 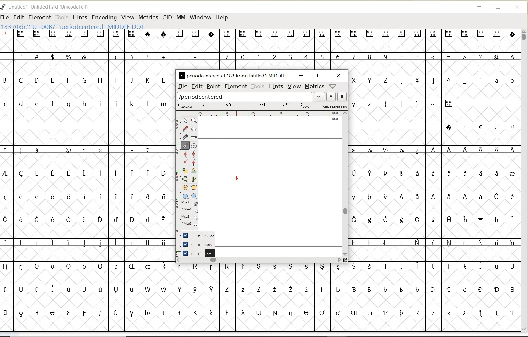 What do you see at coordinates (504, 82) in the screenshot?
I see `lowercase letters` at bounding box center [504, 82].